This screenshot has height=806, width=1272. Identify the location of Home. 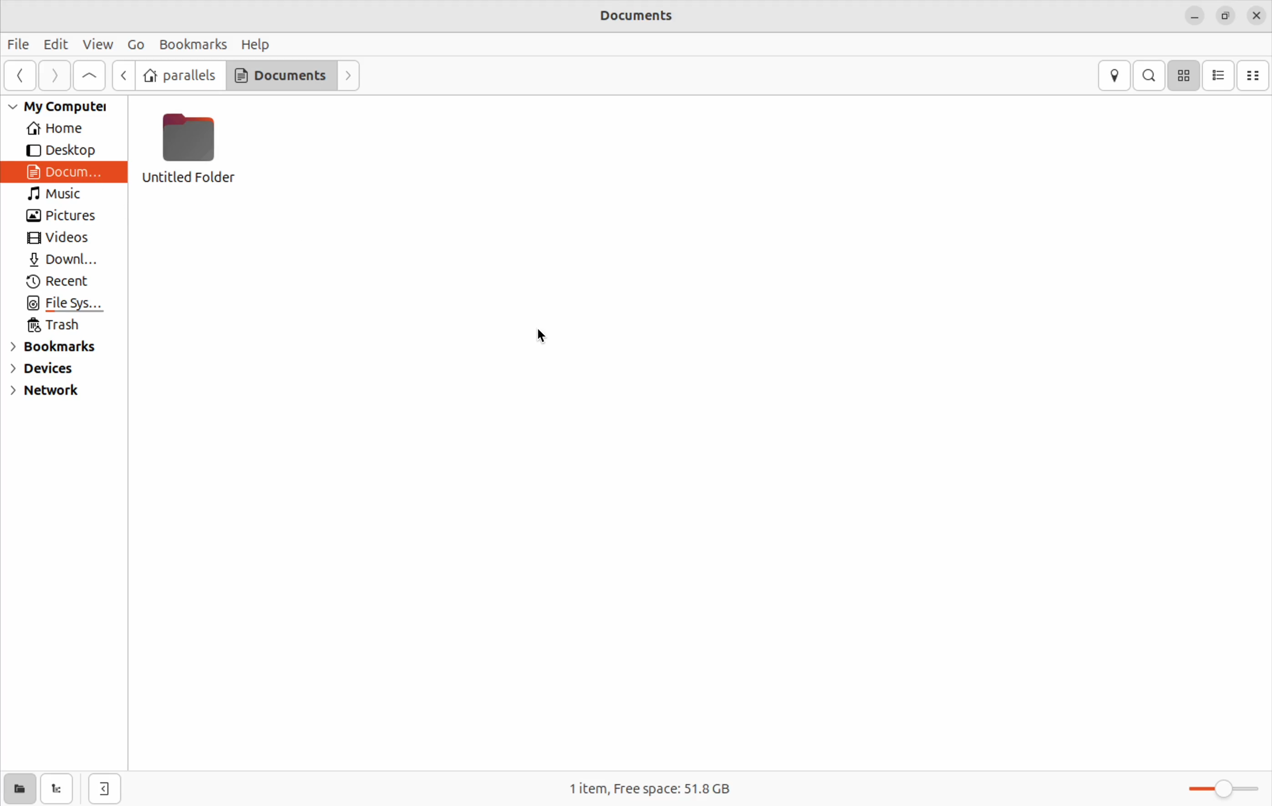
(62, 129).